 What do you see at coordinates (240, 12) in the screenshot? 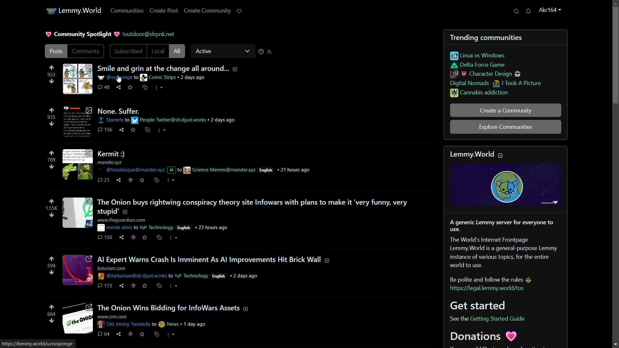
I see `support lemmy.world` at bounding box center [240, 12].